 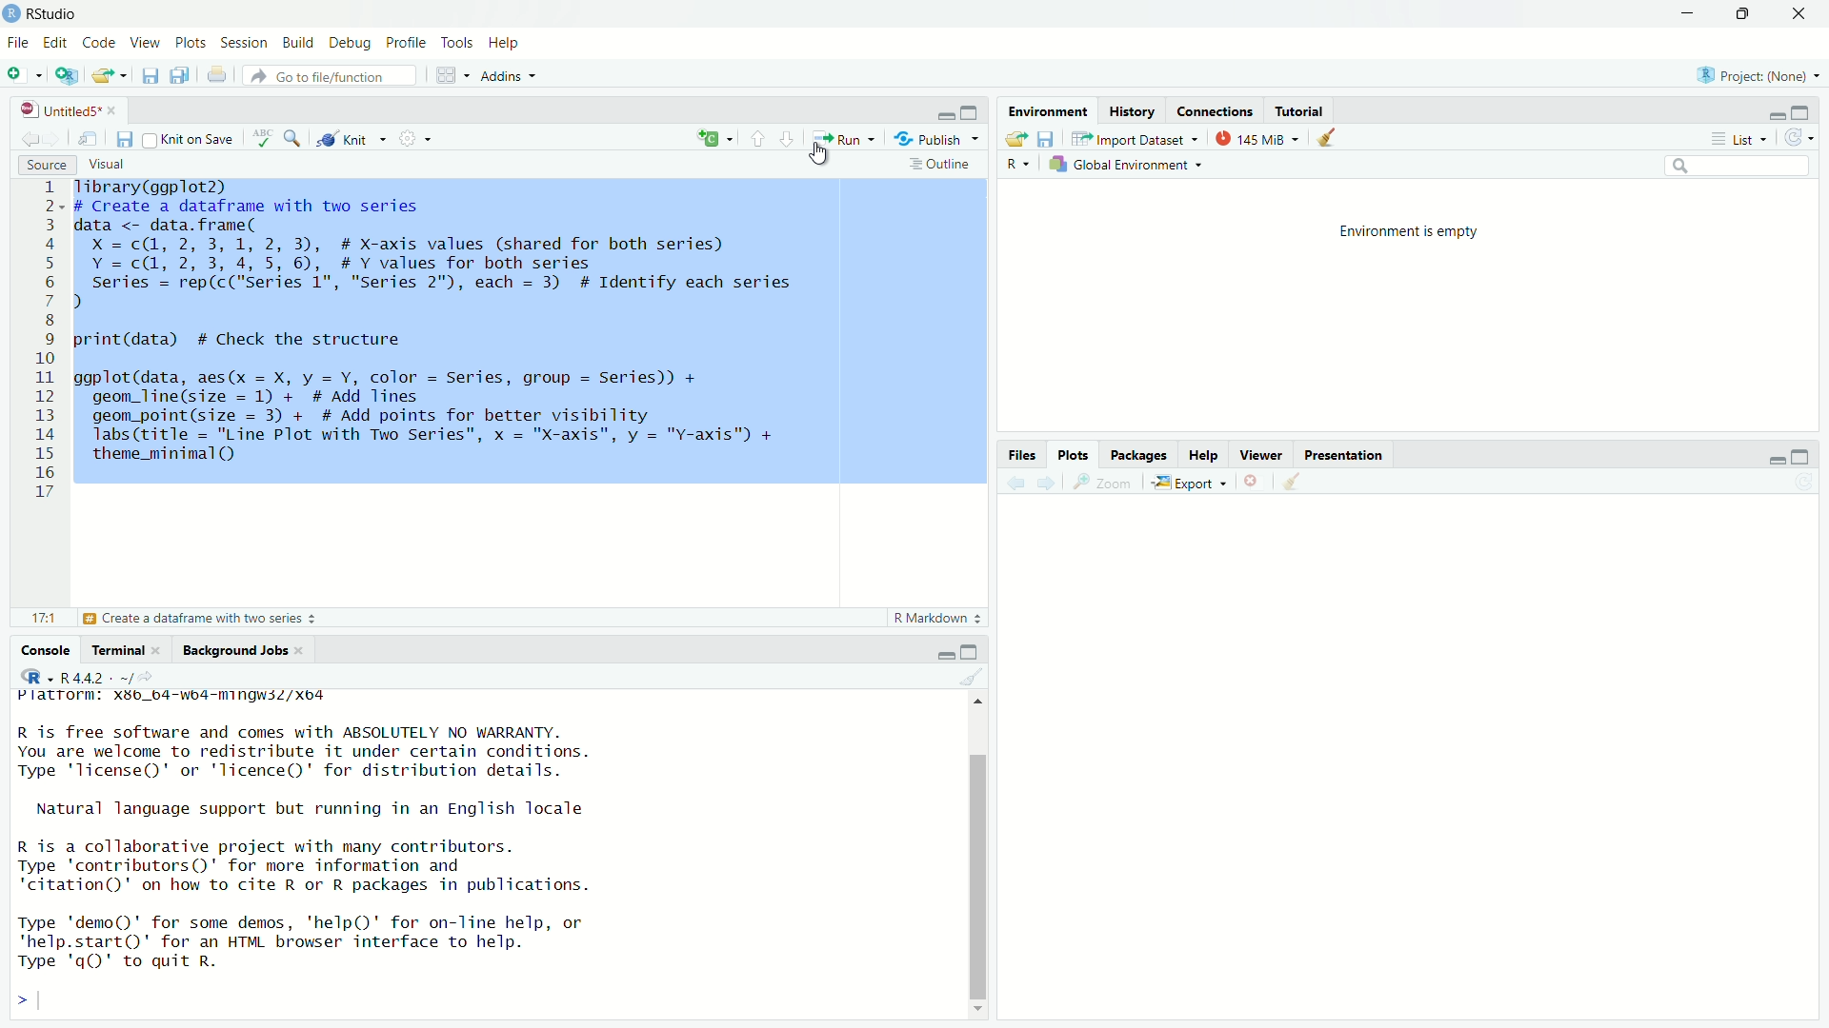 What do you see at coordinates (1016, 482) in the screenshot?
I see `Go back to the previous source selection` at bounding box center [1016, 482].